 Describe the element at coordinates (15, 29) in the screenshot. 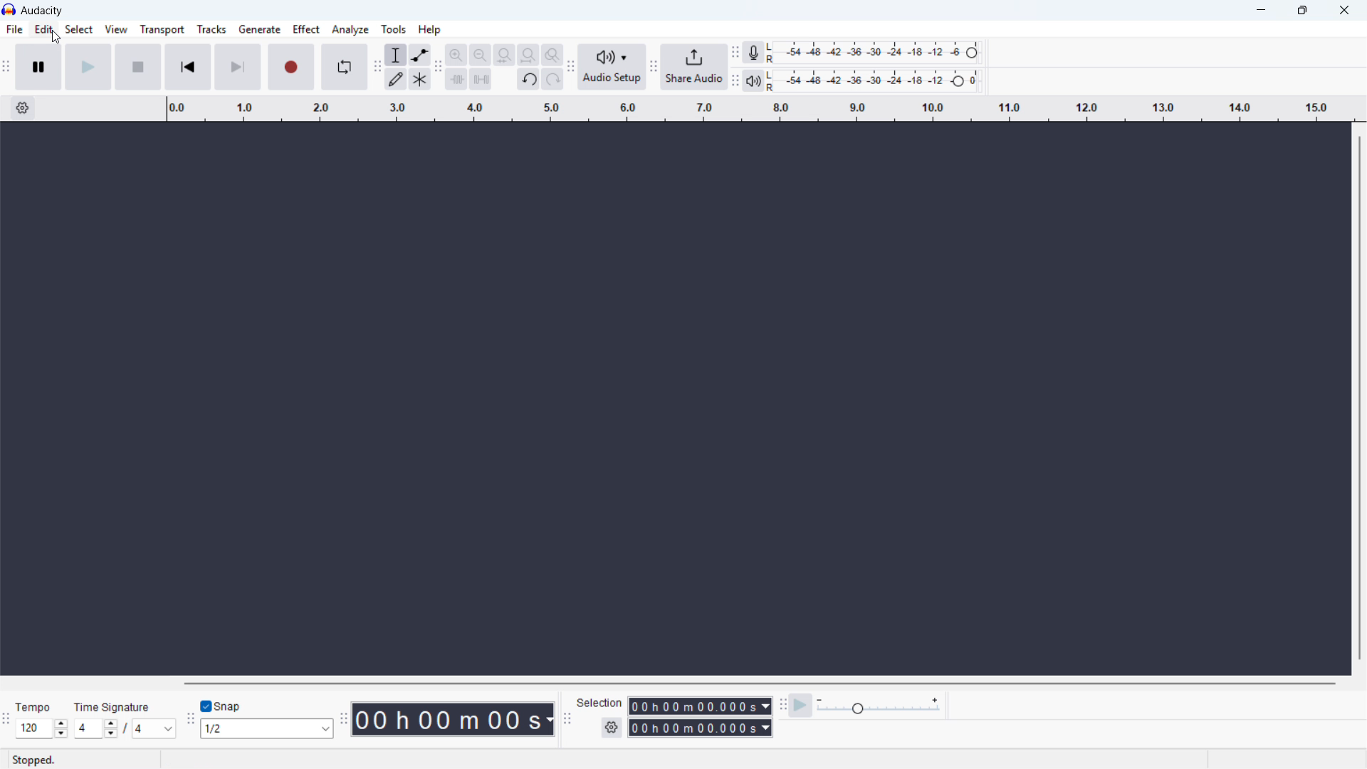

I see `file` at that location.